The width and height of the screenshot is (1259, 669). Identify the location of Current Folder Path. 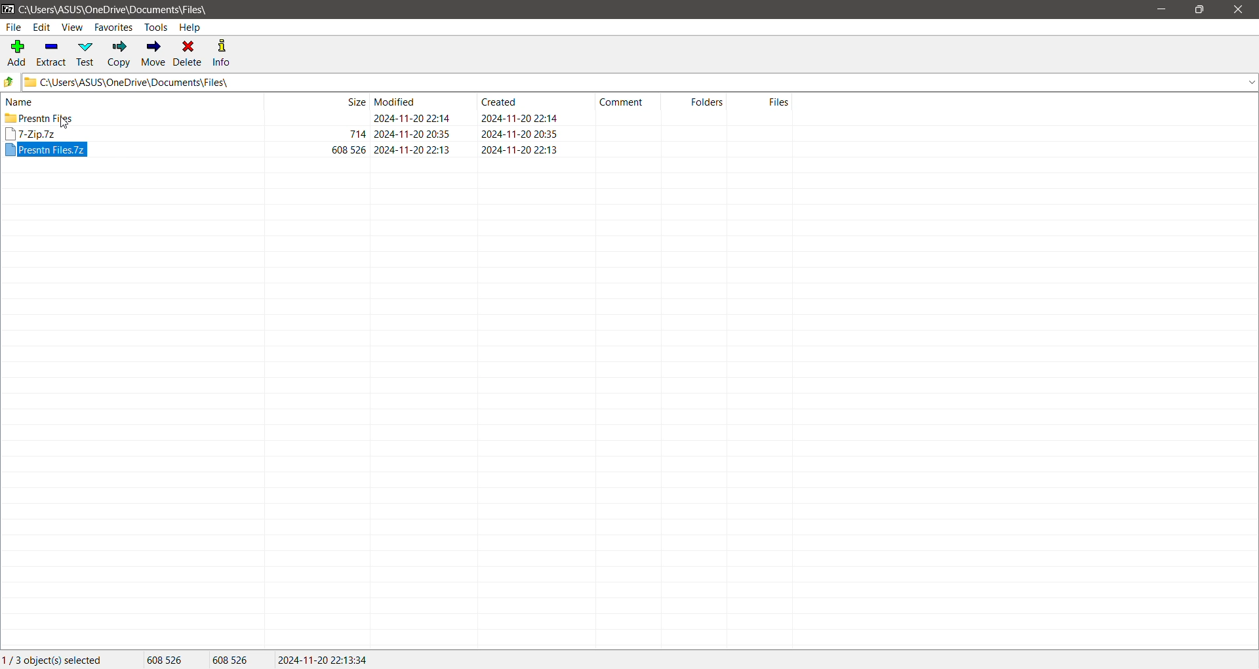
(640, 82).